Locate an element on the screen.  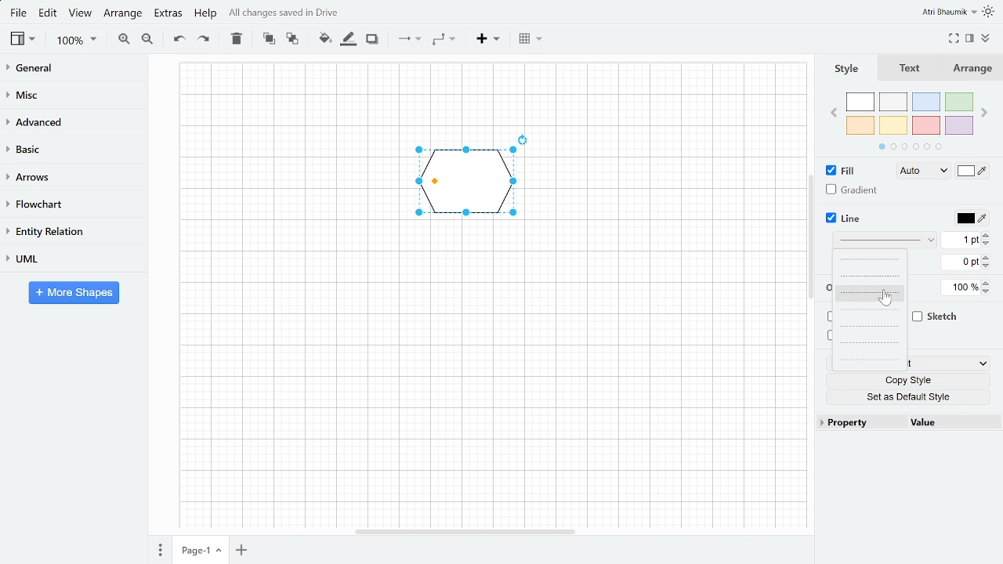
Fill colour is located at coordinates (324, 39).